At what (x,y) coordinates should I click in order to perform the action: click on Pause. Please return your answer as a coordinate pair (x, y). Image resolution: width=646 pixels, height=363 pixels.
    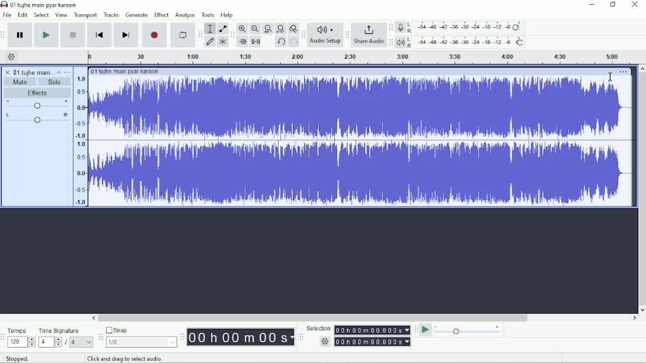
    Looking at the image, I should click on (20, 35).